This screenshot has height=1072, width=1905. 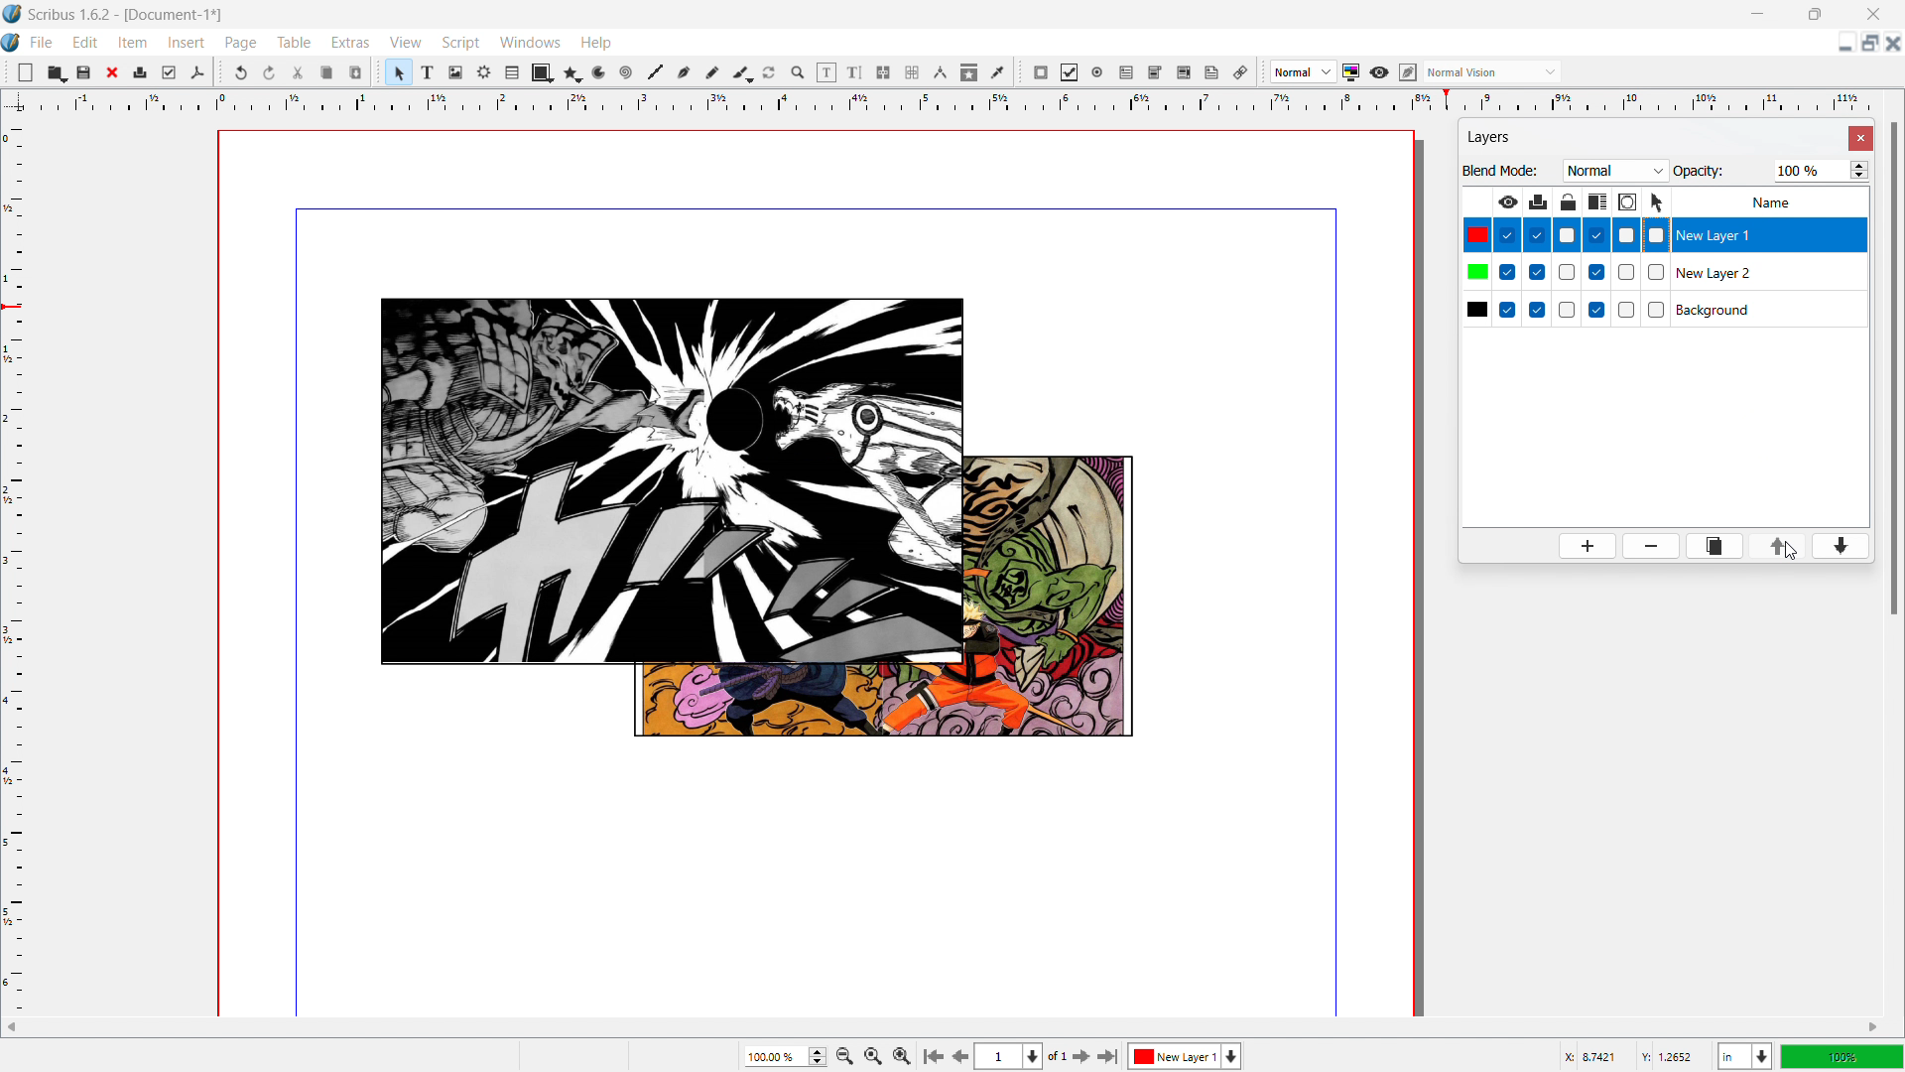 I want to click on print, so click(x=140, y=72).